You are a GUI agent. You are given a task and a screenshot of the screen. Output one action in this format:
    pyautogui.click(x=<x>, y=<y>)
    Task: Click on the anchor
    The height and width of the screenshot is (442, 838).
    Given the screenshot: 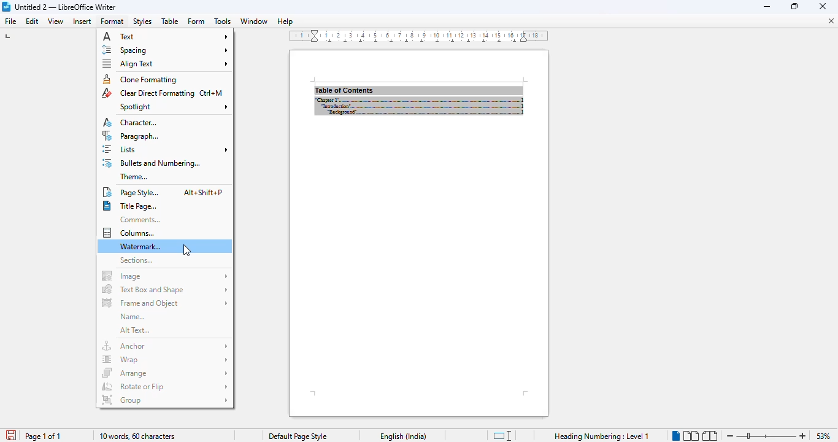 What is the action you would take?
    pyautogui.click(x=164, y=346)
    